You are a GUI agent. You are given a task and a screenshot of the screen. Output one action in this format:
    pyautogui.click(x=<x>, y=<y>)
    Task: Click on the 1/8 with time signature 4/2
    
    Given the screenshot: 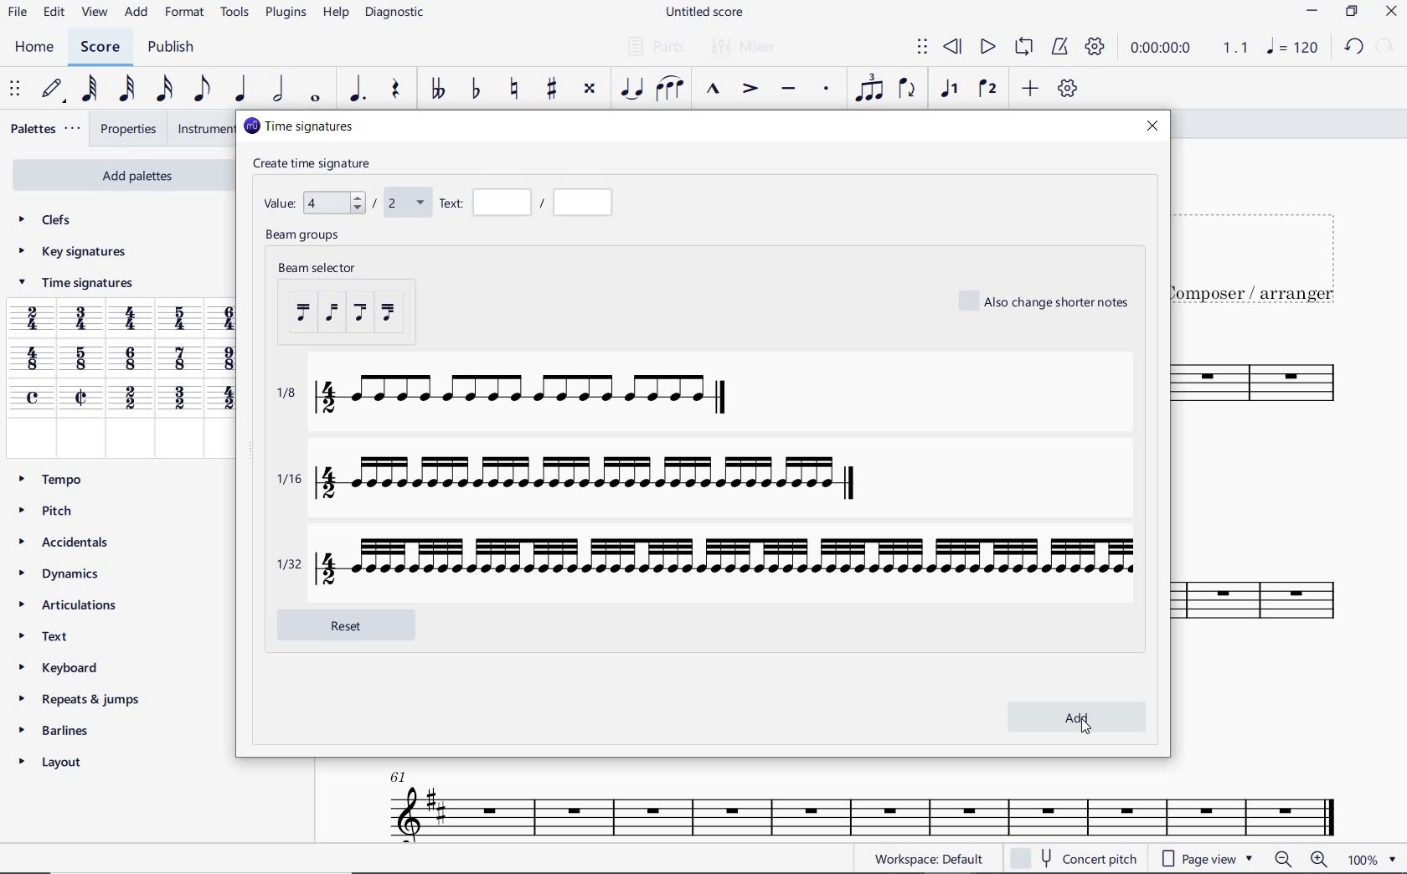 What is the action you would take?
    pyautogui.click(x=510, y=398)
    